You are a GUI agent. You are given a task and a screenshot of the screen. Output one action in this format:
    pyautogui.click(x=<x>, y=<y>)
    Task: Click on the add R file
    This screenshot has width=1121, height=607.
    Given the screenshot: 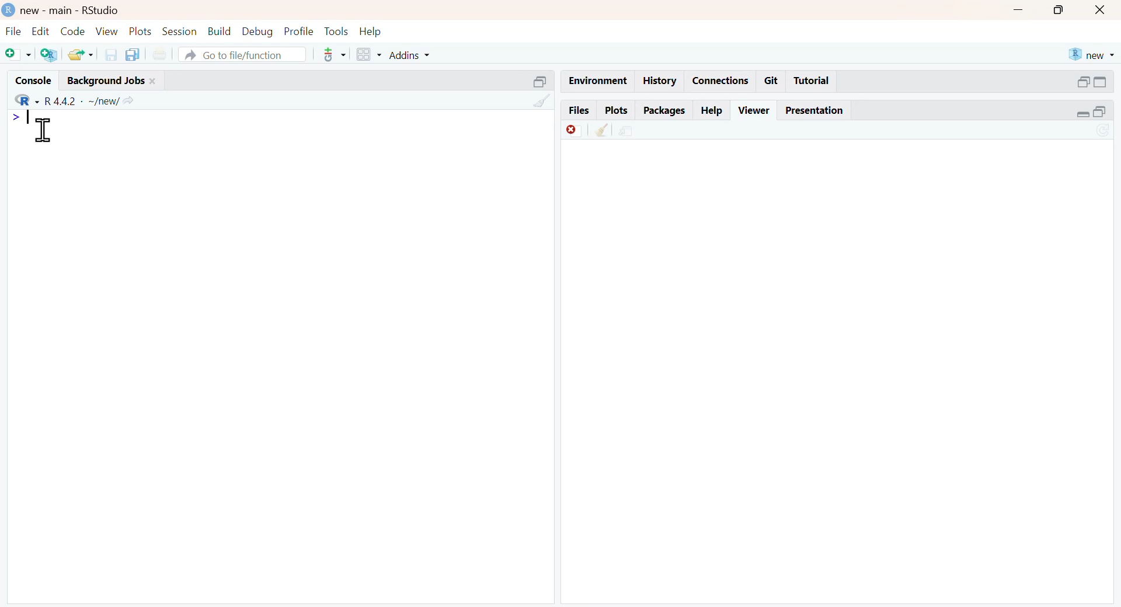 What is the action you would take?
    pyautogui.click(x=49, y=55)
    